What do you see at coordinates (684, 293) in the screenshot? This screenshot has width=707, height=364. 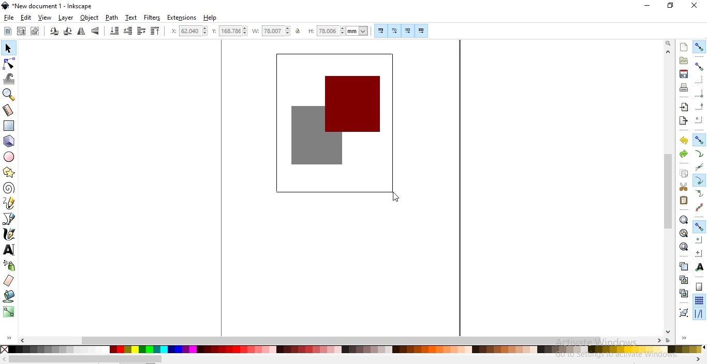 I see `cut the selected clones` at bounding box center [684, 293].